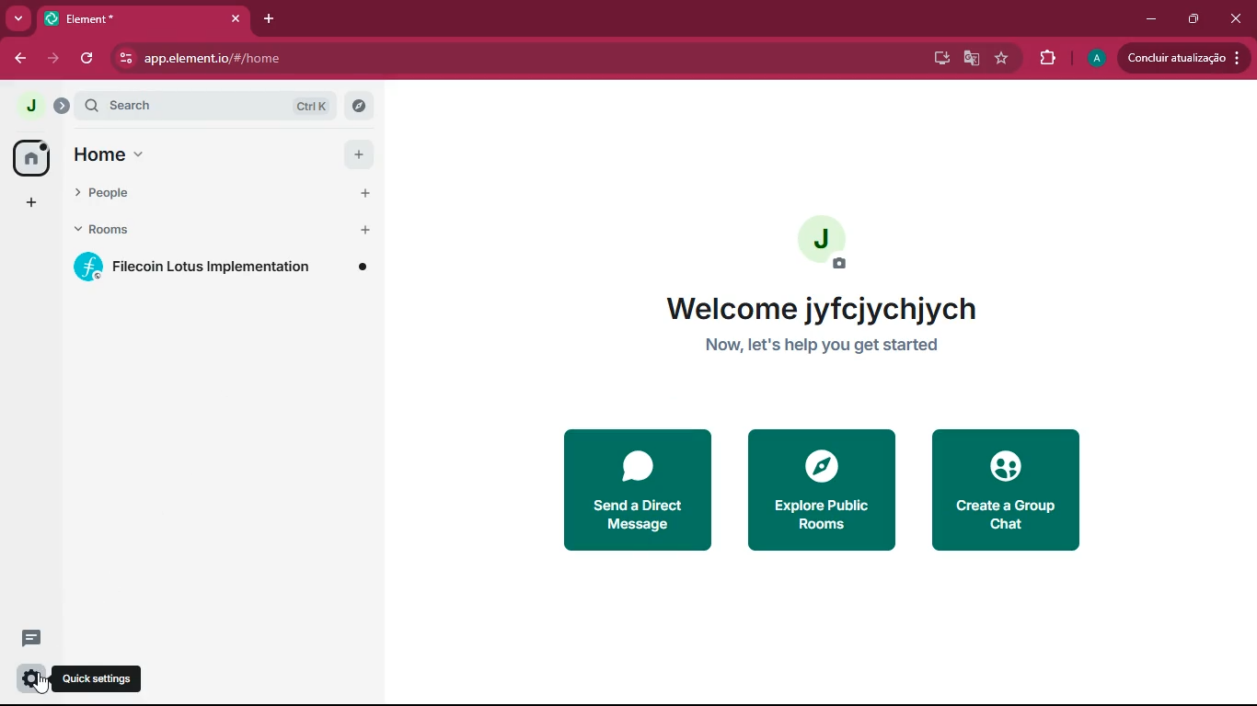  What do you see at coordinates (819, 305) in the screenshot?
I see `welcome jyfcjychjych` at bounding box center [819, 305].